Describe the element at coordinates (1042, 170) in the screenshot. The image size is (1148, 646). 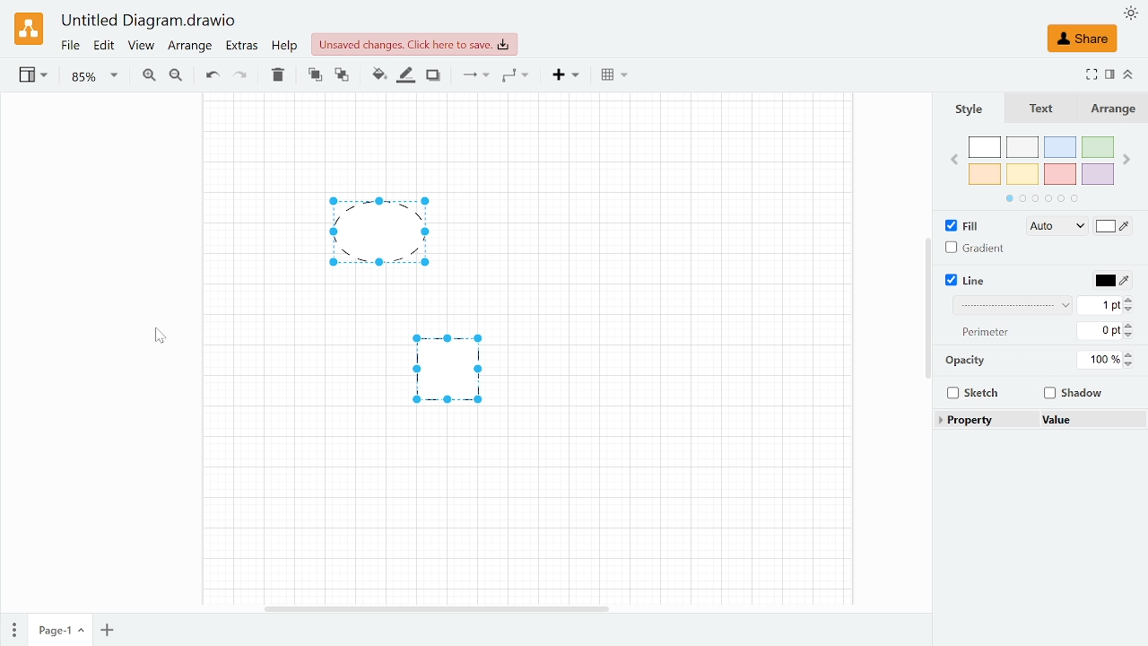
I see `Colors` at that location.